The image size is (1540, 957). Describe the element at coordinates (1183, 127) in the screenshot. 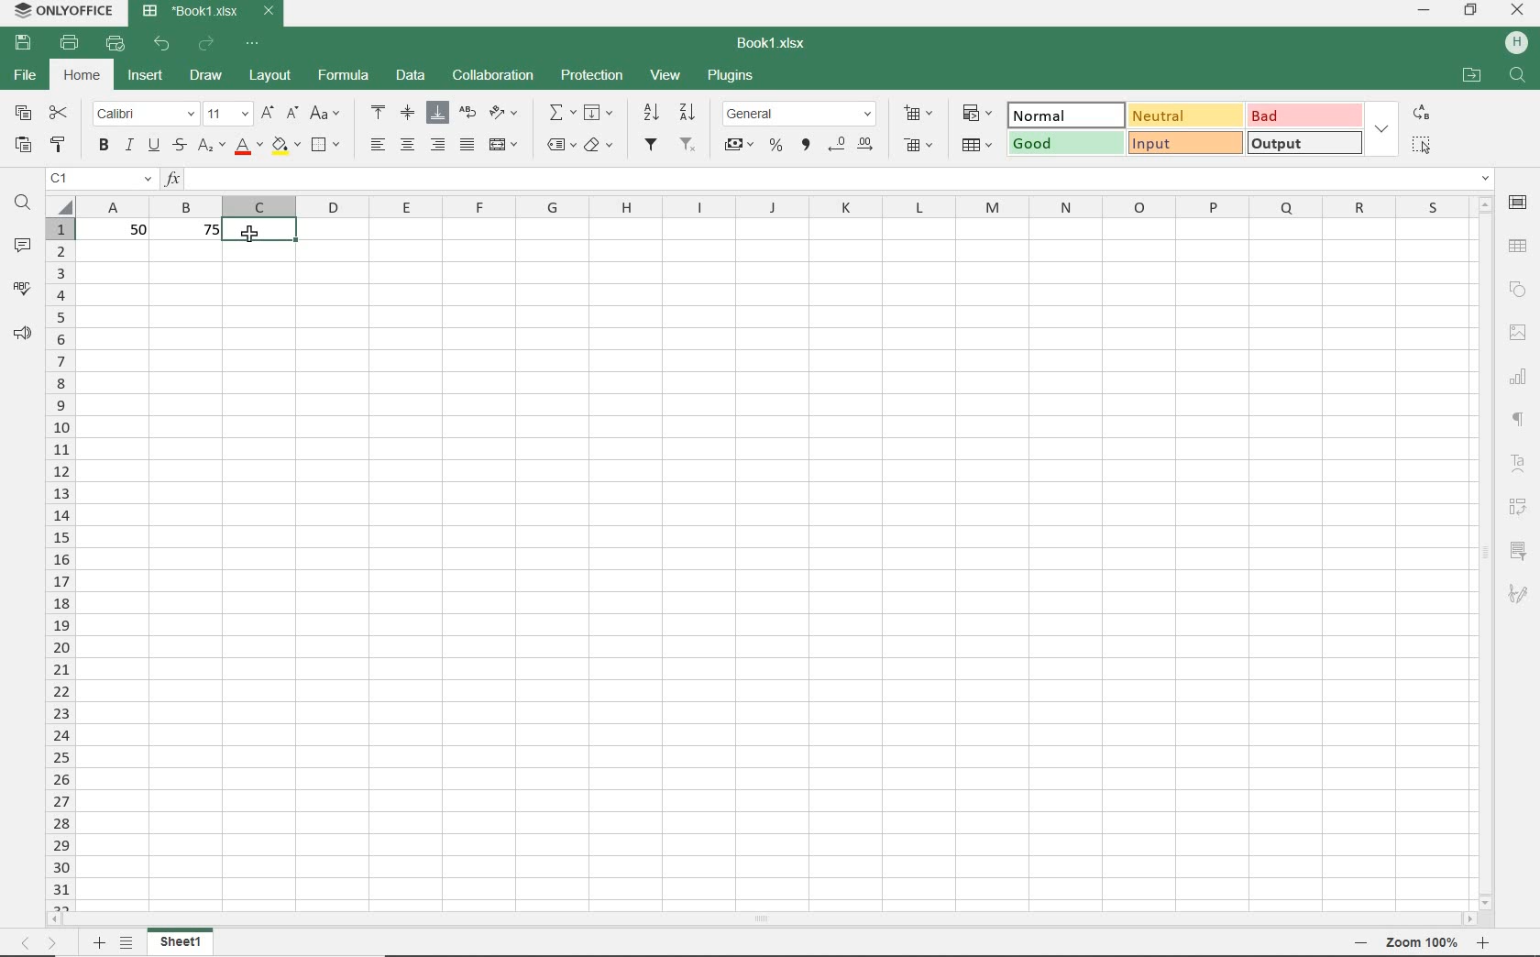

I see `Data & Model` at that location.